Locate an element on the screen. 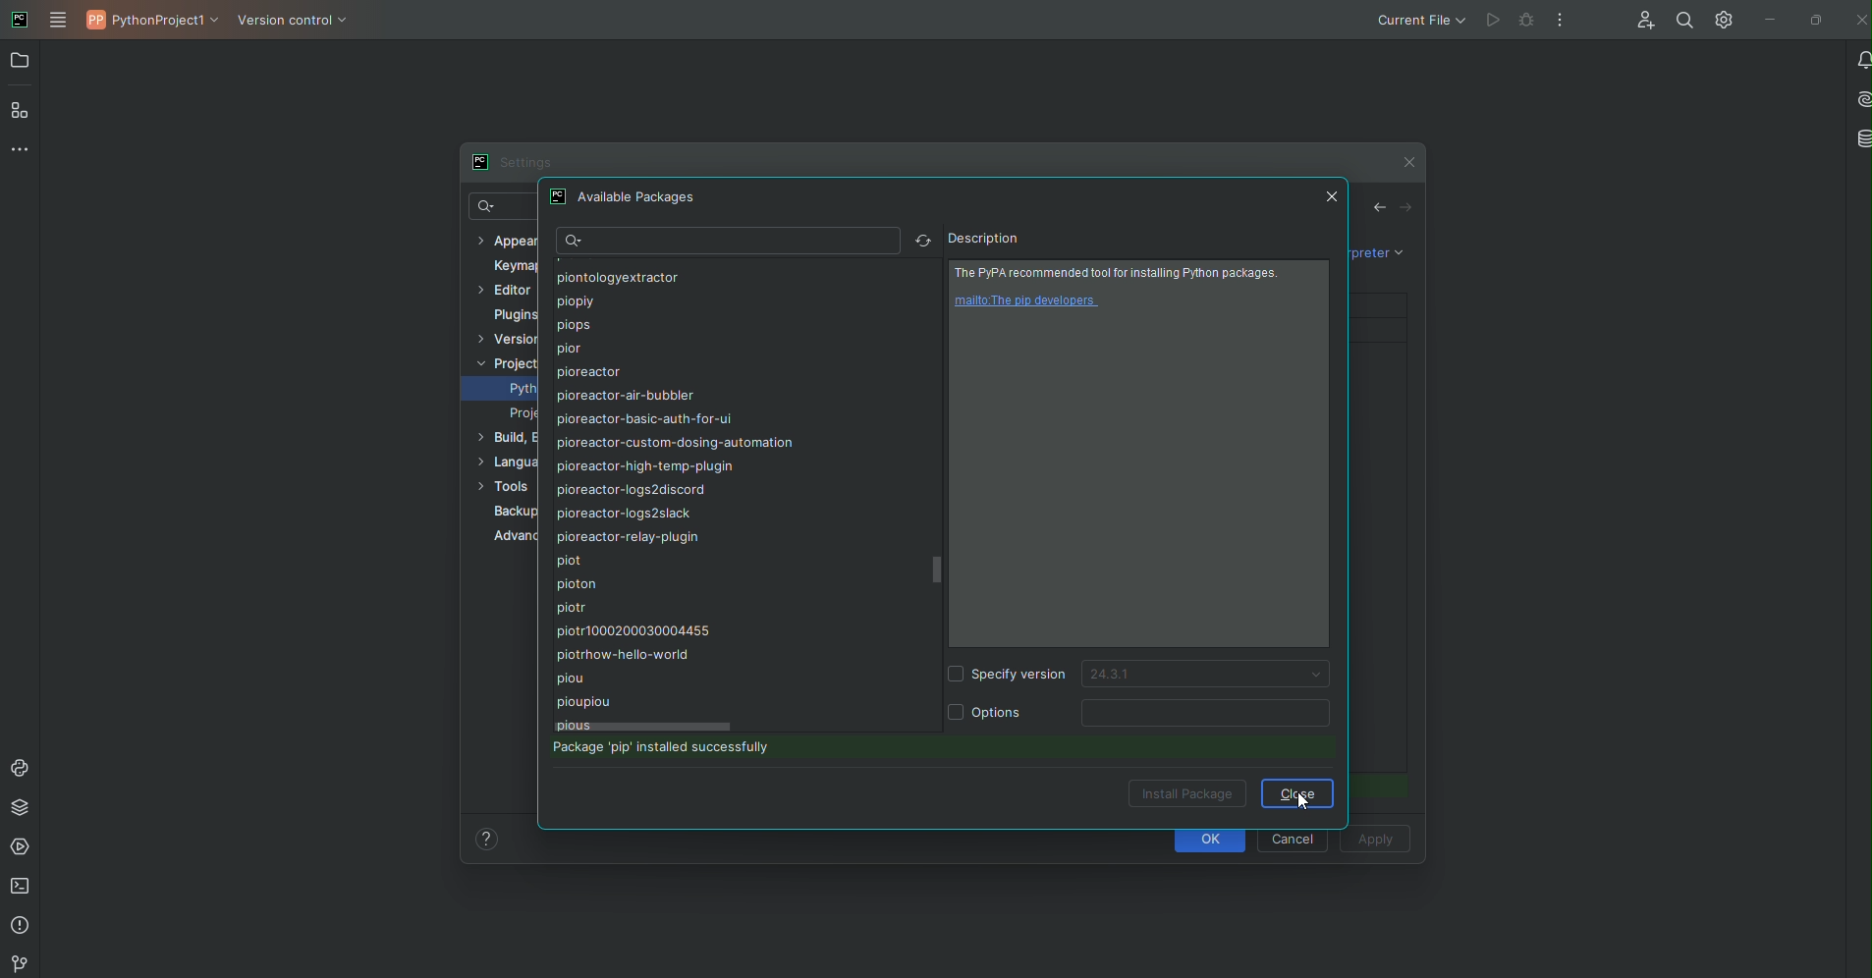 The image size is (1872, 978). Plugins is located at coordinates (512, 315).